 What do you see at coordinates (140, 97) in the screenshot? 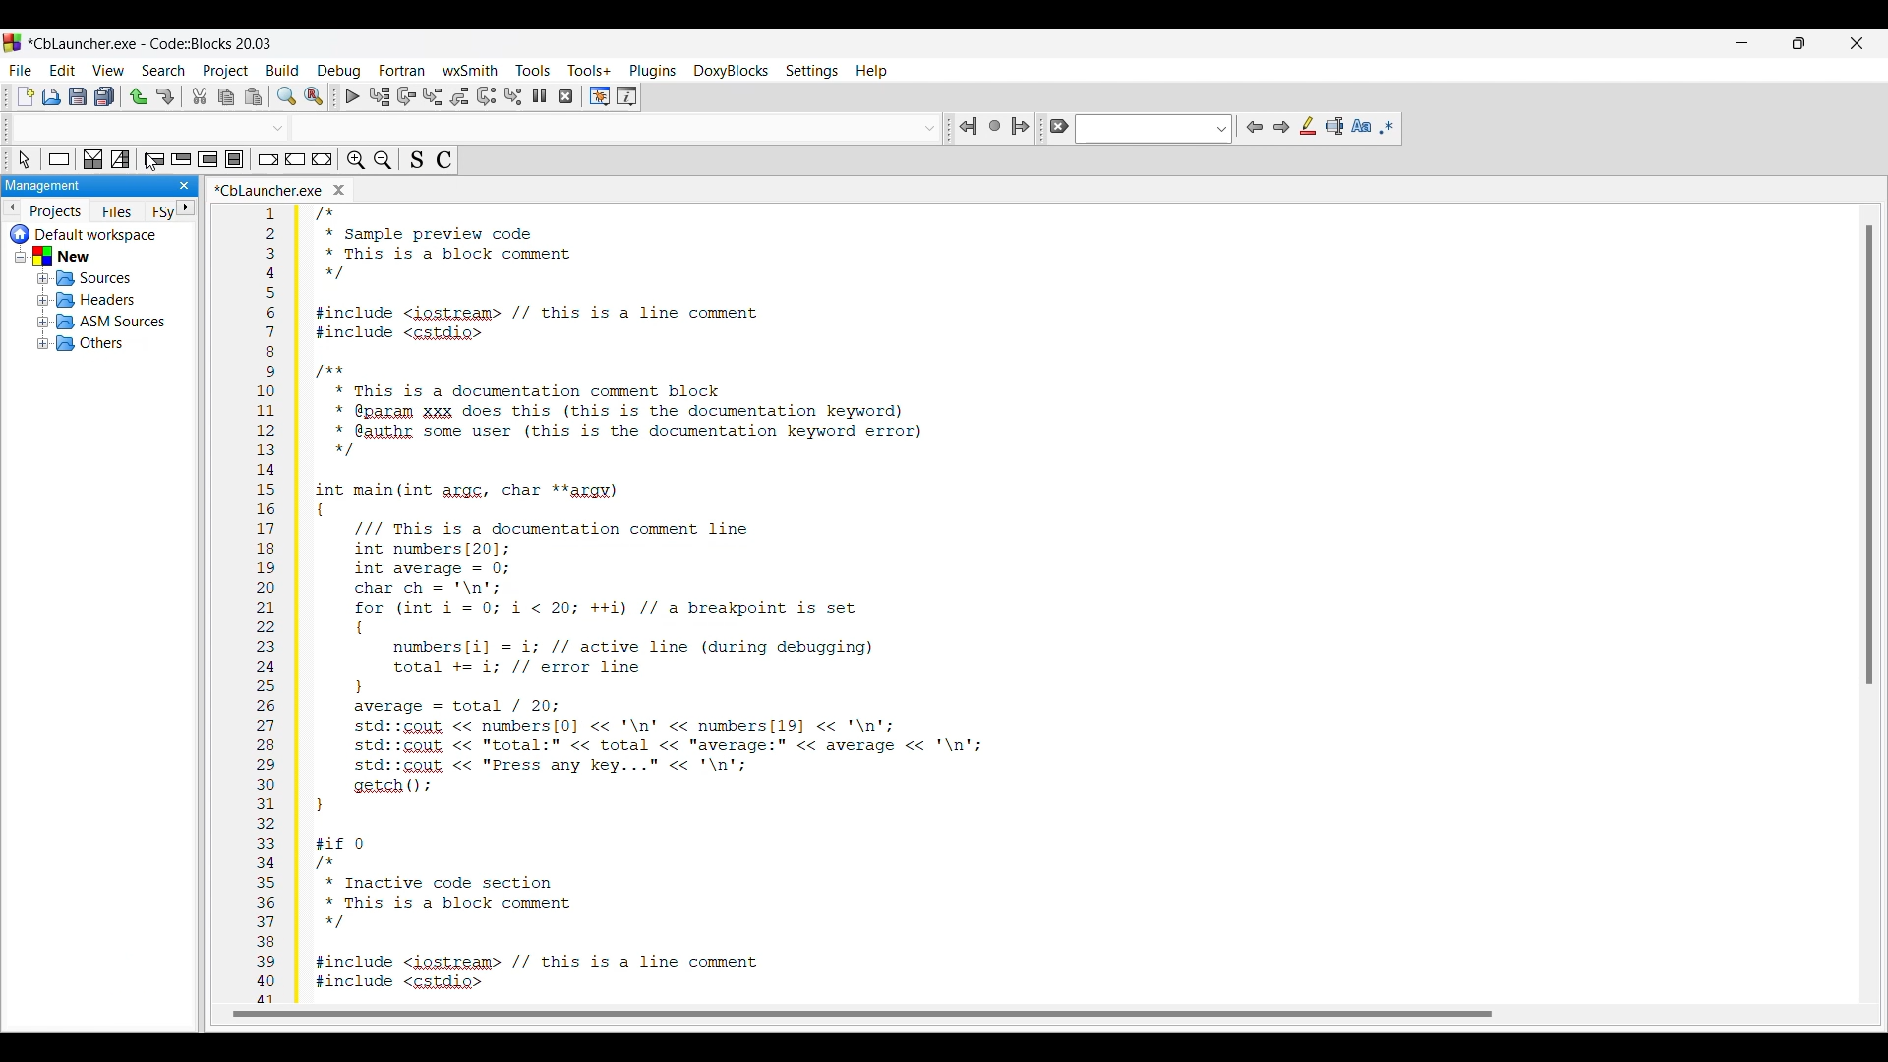
I see `Undo` at bounding box center [140, 97].